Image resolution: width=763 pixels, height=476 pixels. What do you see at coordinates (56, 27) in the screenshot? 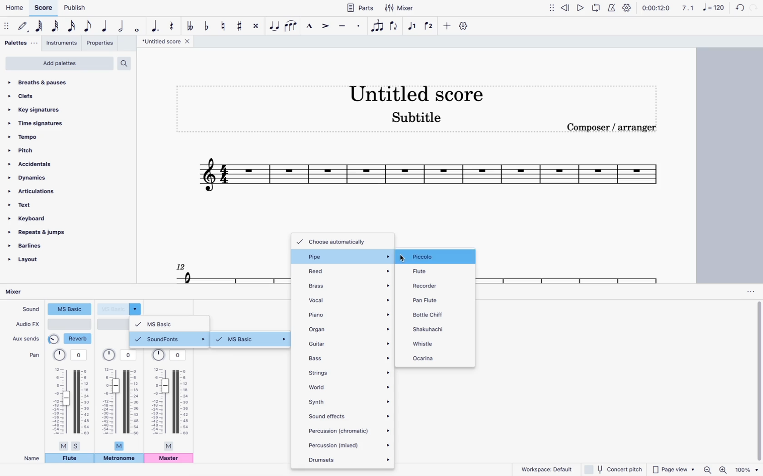
I see `32nd note` at bounding box center [56, 27].